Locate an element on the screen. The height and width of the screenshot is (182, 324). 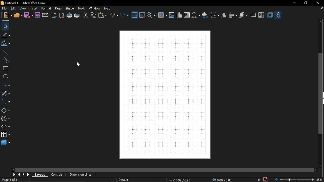
Cursor is located at coordinates (78, 64).